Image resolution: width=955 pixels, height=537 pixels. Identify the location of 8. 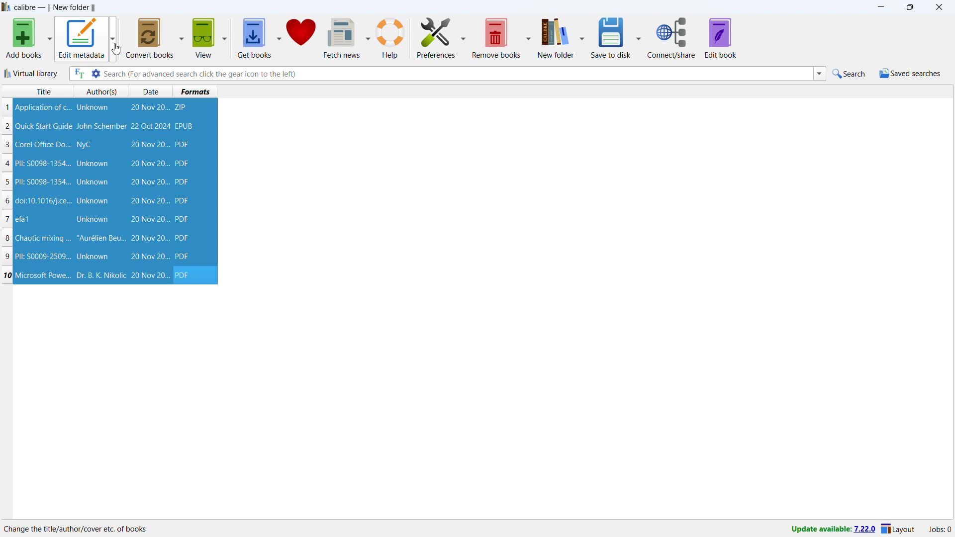
(7, 238).